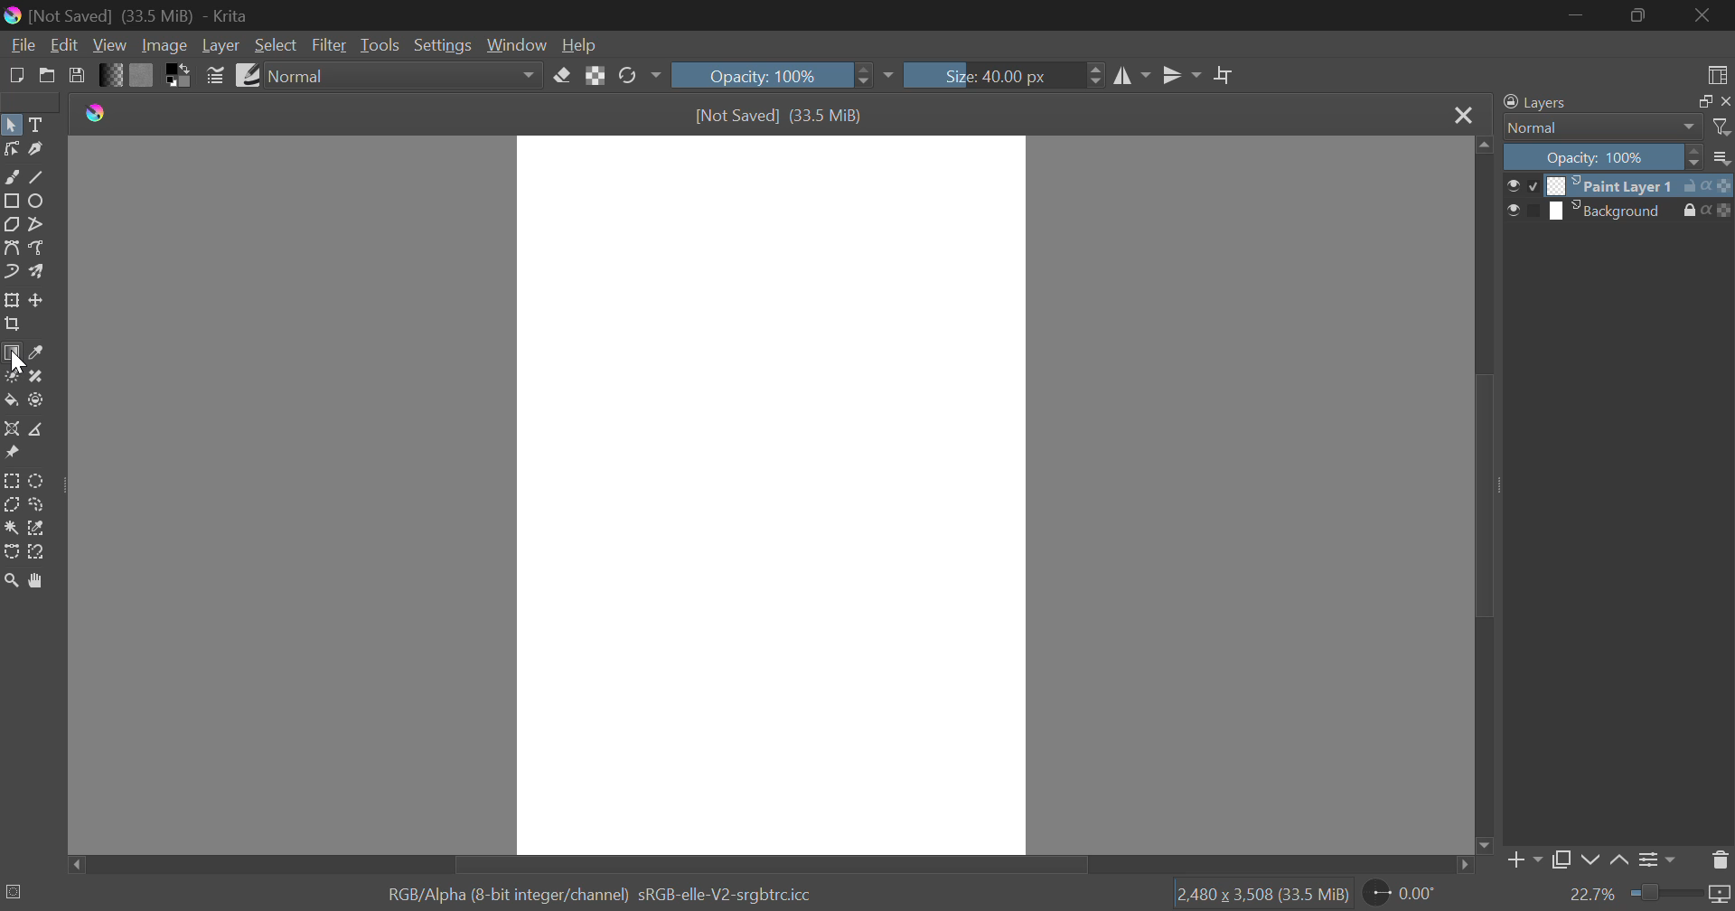 This screenshot has width=1735, height=911. Describe the element at coordinates (65, 45) in the screenshot. I see `Edit` at that location.